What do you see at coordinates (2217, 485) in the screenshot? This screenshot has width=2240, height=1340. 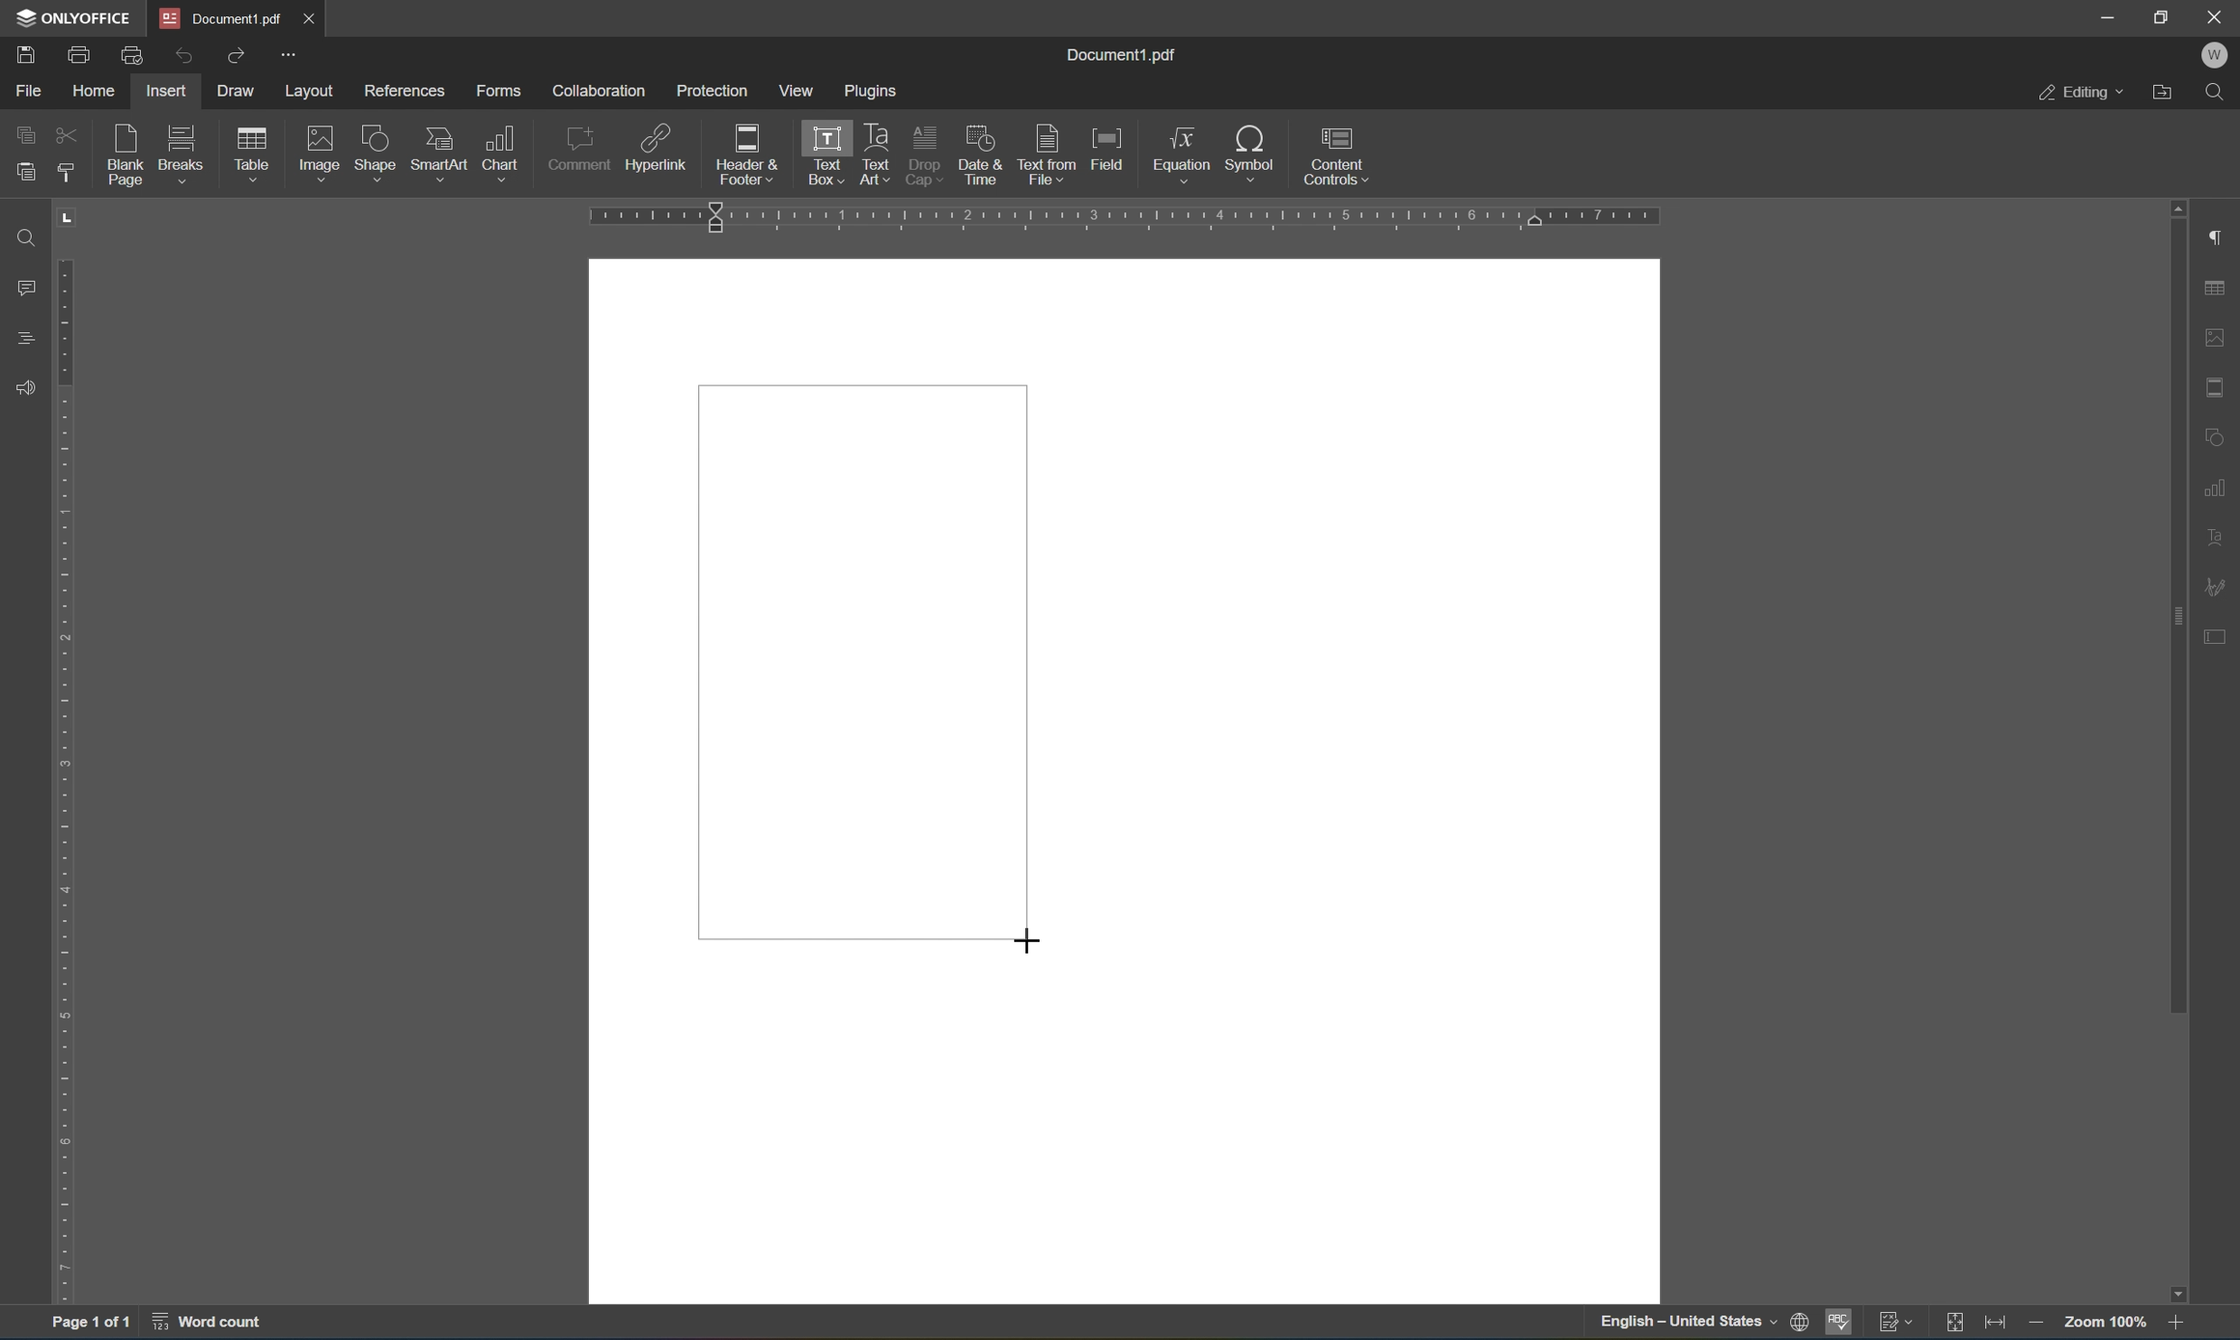 I see `Chart settings` at bounding box center [2217, 485].